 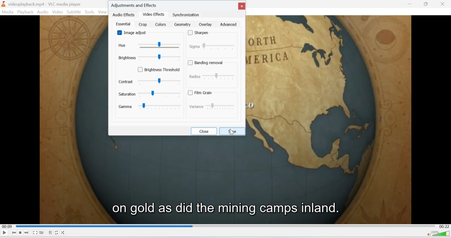 What do you see at coordinates (154, 14) in the screenshot?
I see `video effects` at bounding box center [154, 14].